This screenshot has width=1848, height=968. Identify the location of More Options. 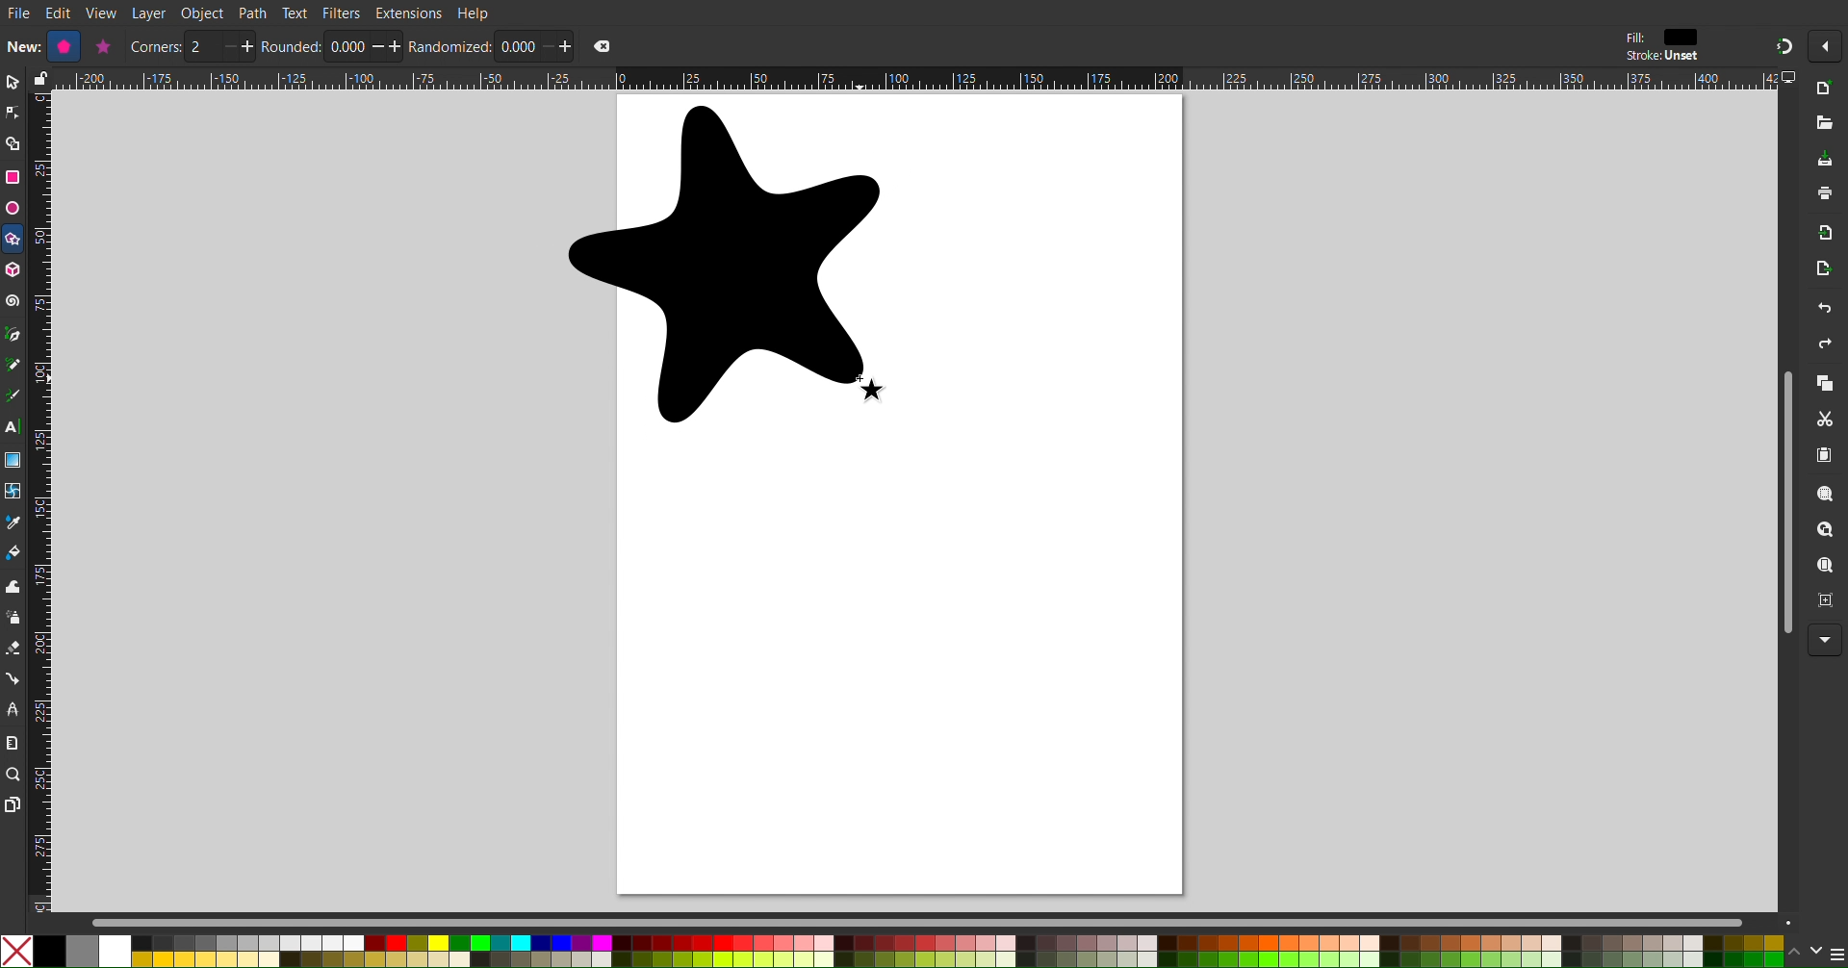
(1830, 46).